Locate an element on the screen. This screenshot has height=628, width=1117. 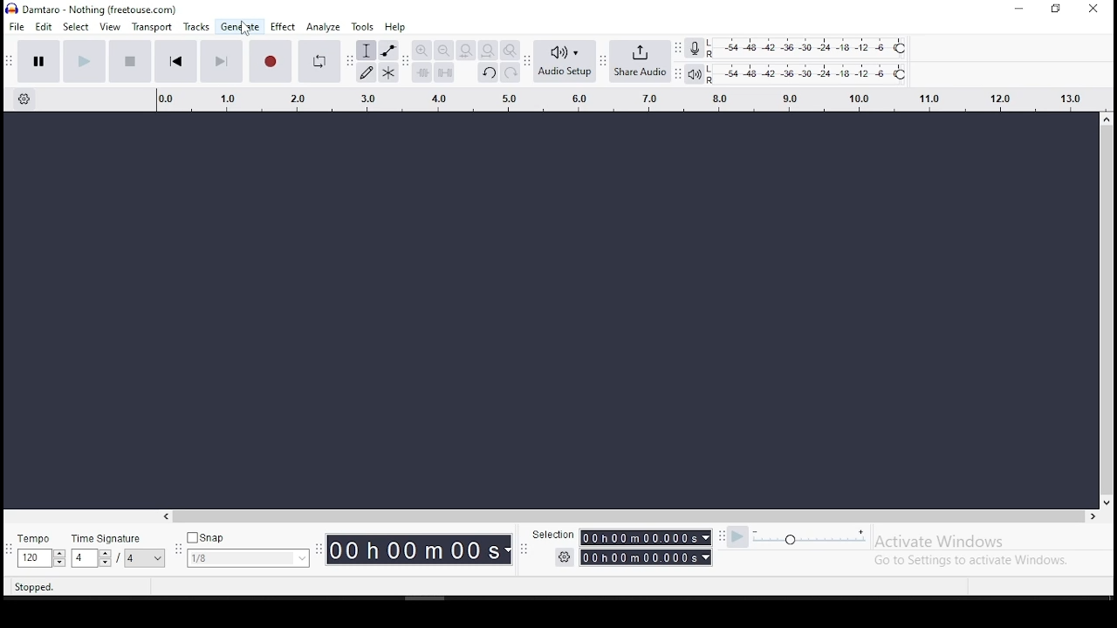
multi tool is located at coordinates (388, 72).